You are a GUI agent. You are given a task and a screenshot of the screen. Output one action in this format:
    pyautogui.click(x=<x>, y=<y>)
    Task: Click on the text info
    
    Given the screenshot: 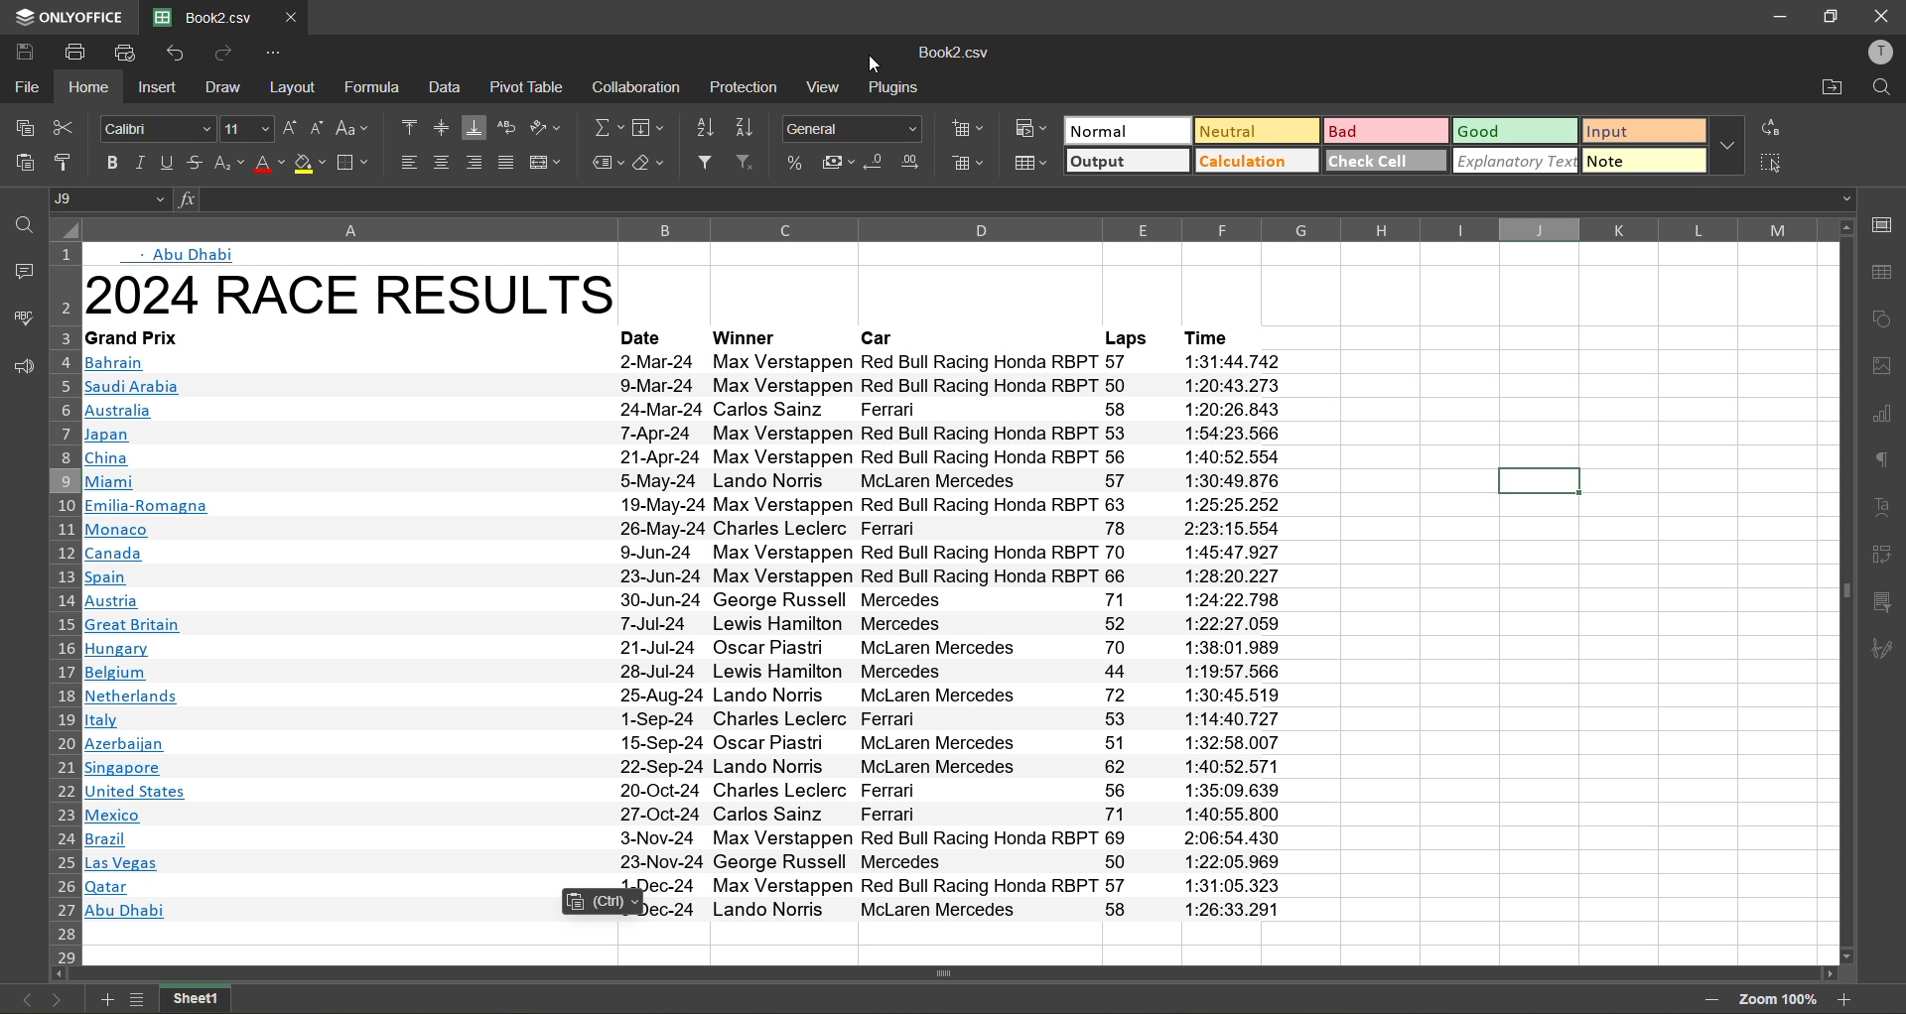 What is the action you would take?
    pyautogui.click(x=692, y=816)
    